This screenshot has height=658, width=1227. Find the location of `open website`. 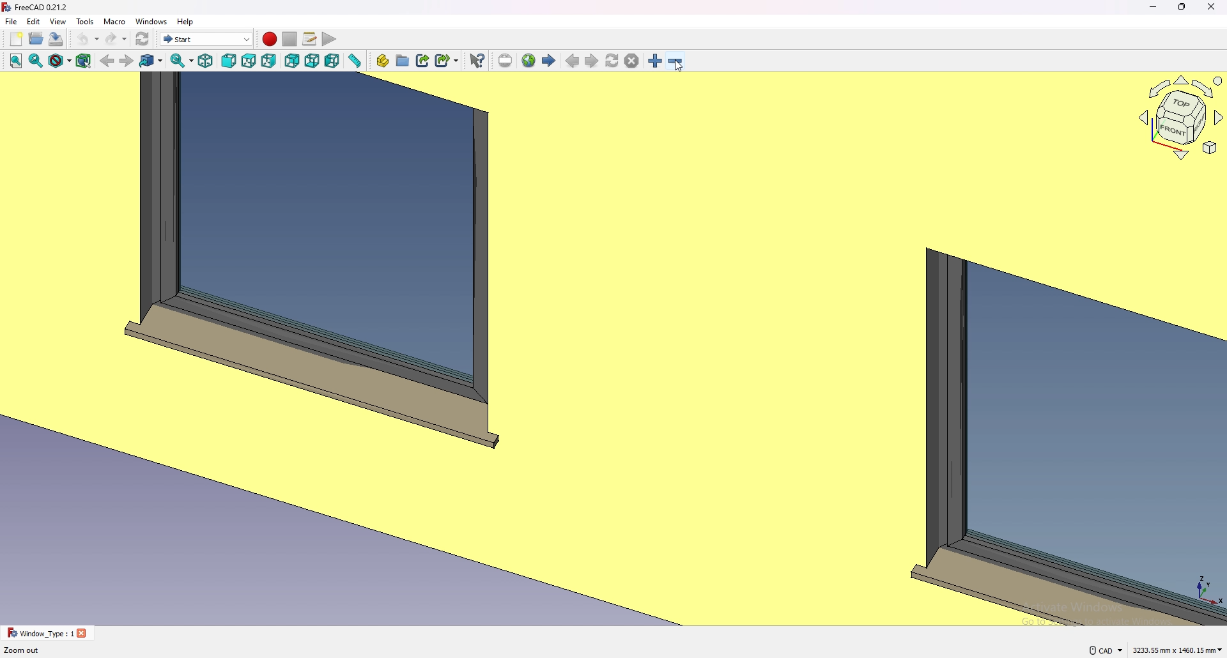

open website is located at coordinates (529, 61).